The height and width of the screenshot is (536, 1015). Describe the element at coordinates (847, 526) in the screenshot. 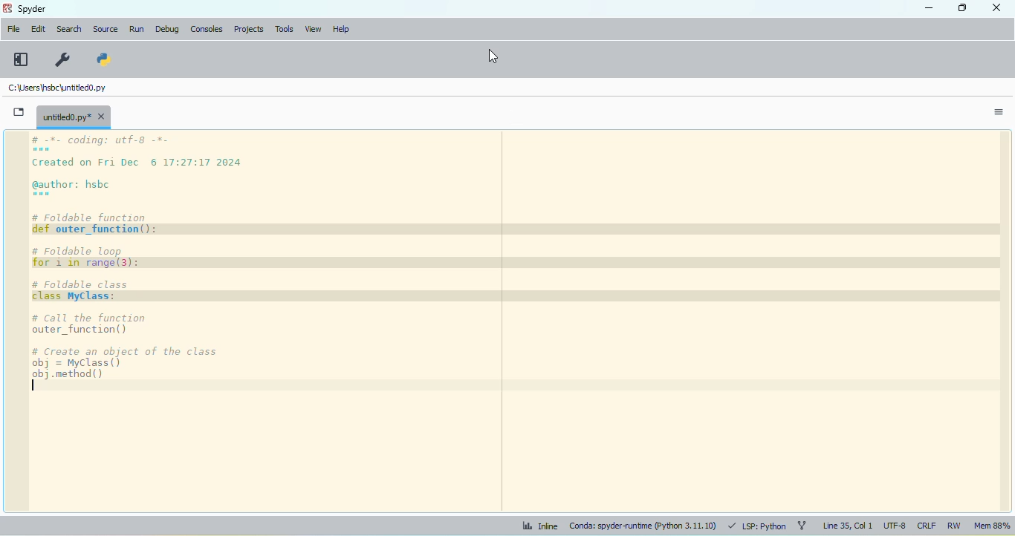

I see `line 35, col 1` at that location.